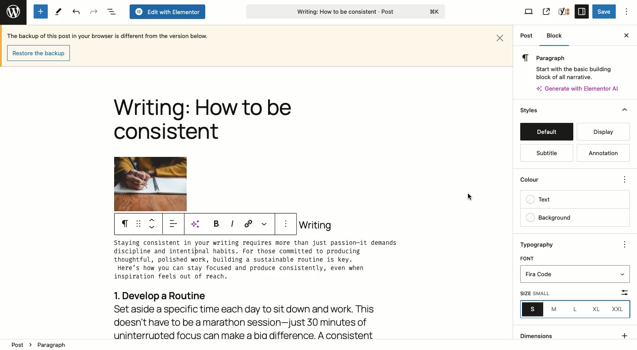  Describe the element at coordinates (315, 225) in the screenshot. I see `Writing` at that location.